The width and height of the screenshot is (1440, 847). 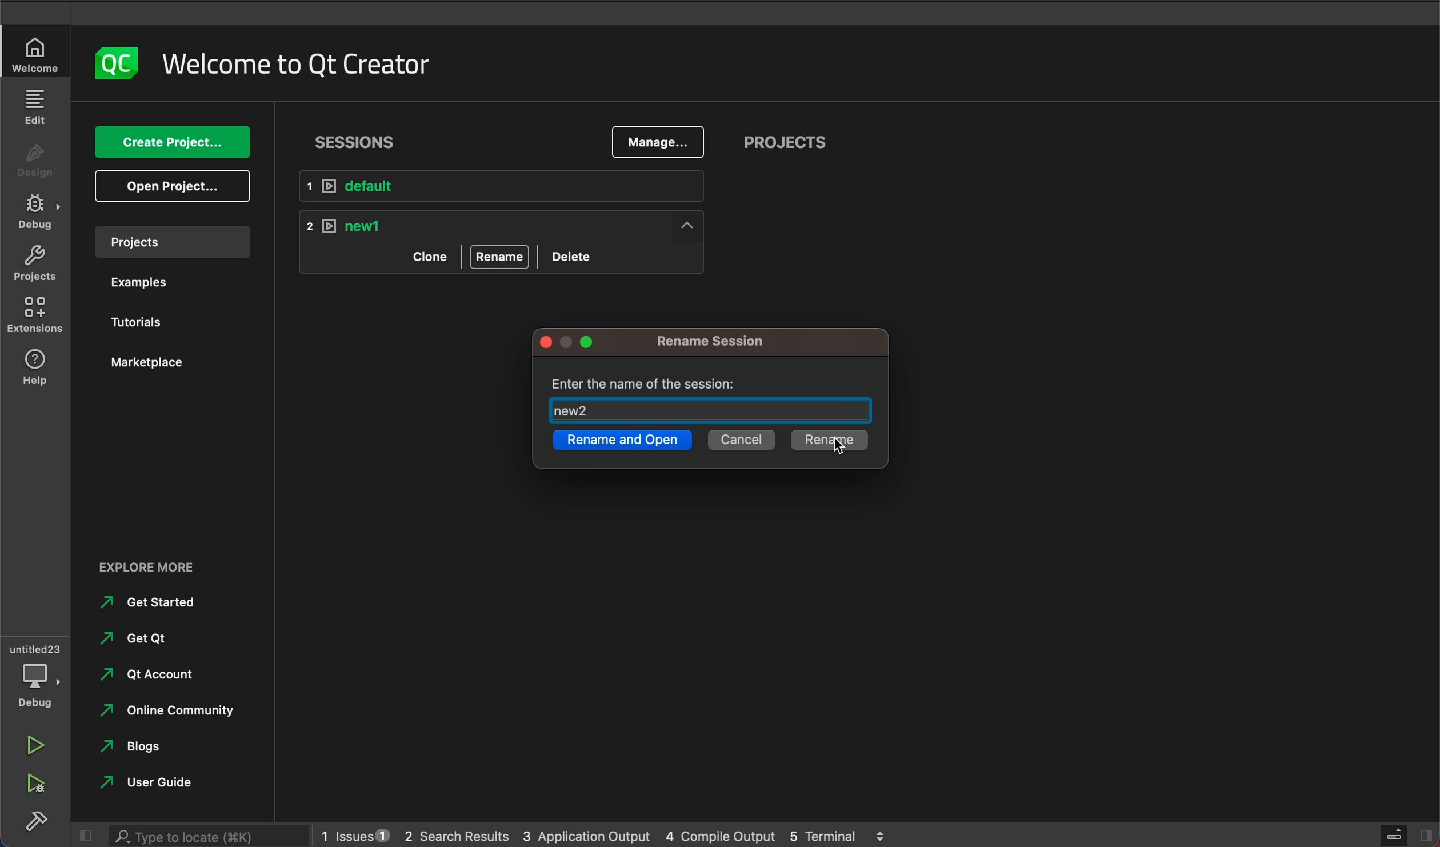 What do you see at coordinates (845, 448) in the screenshot?
I see `cursor` at bounding box center [845, 448].